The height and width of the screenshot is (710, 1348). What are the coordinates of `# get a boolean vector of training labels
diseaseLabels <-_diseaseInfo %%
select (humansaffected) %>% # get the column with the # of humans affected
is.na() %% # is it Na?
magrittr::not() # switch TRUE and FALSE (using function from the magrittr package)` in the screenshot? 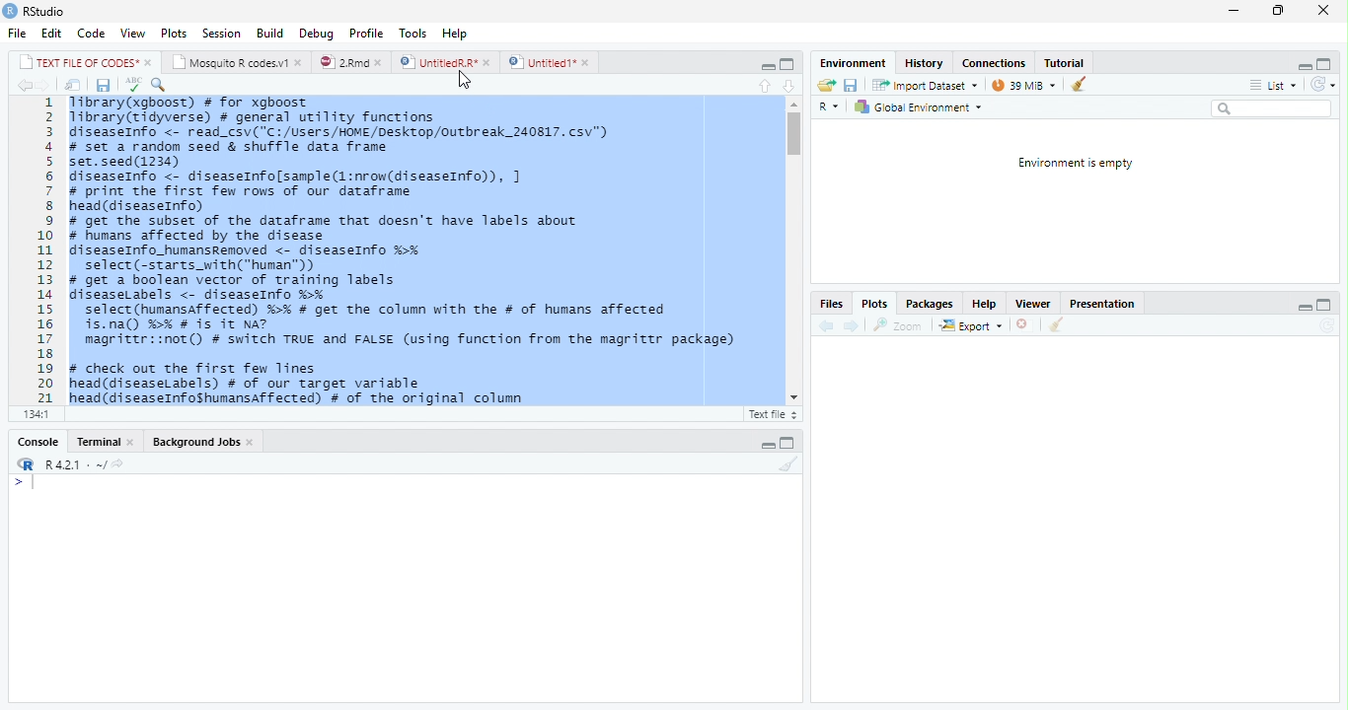 It's located at (406, 314).